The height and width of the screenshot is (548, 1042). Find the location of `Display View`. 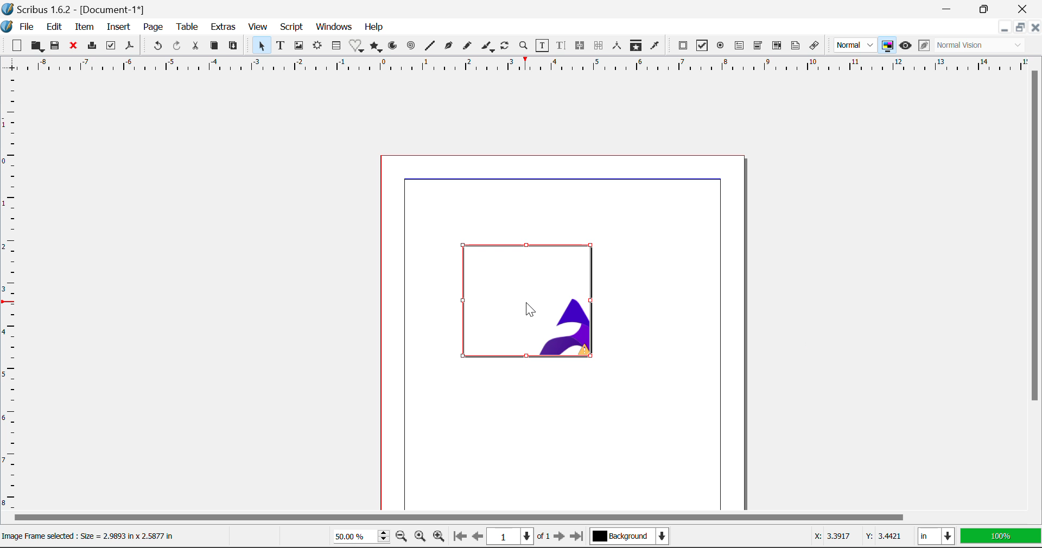

Display View is located at coordinates (997, 536).